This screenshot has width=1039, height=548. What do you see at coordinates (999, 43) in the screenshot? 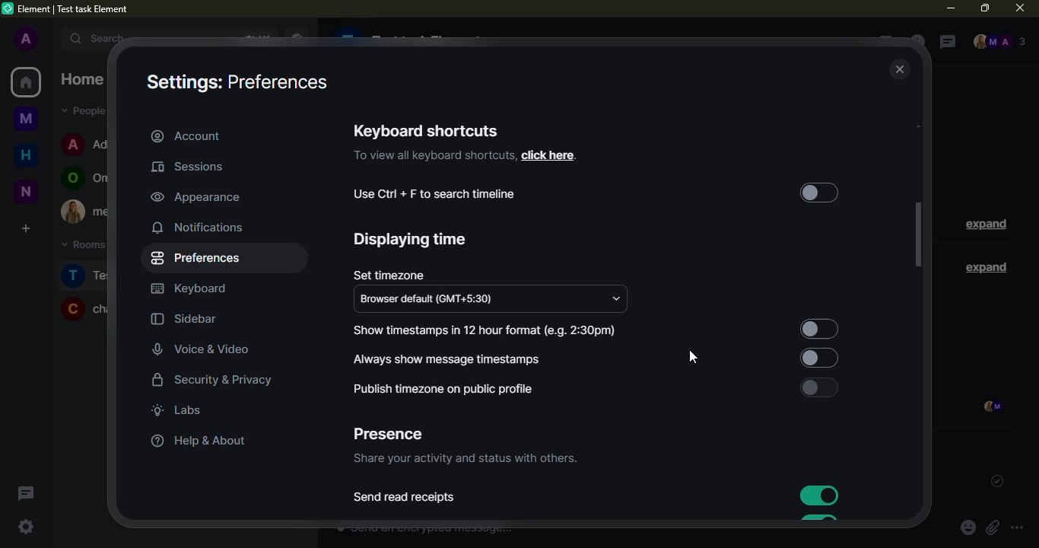
I see `people` at bounding box center [999, 43].